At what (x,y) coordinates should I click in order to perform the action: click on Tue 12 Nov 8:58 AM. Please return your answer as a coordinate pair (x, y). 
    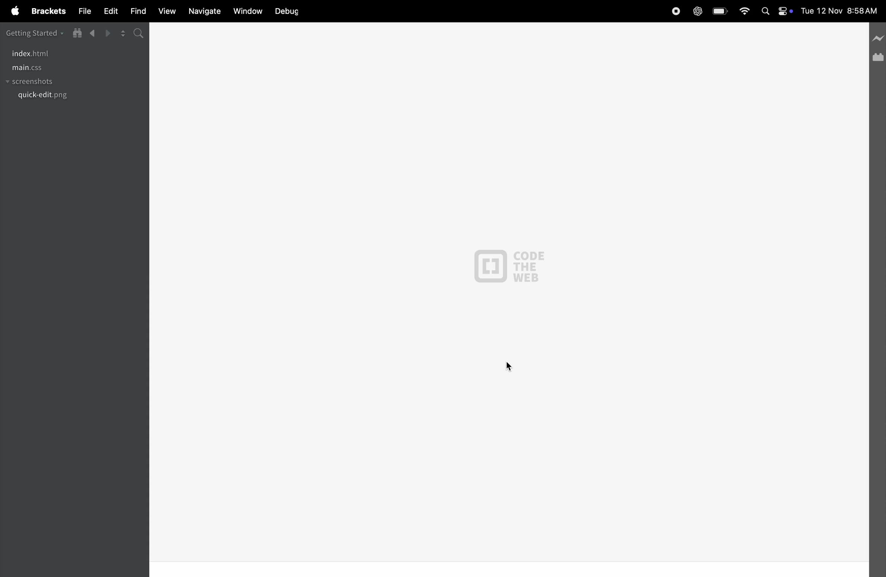
    Looking at the image, I should click on (839, 12).